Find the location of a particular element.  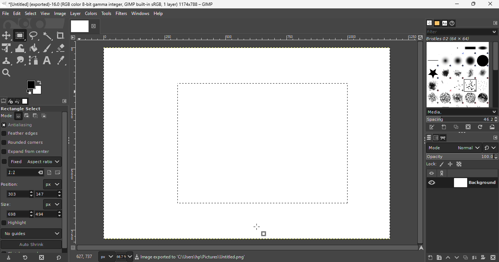

Expand from the center is located at coordinates (27, 151).